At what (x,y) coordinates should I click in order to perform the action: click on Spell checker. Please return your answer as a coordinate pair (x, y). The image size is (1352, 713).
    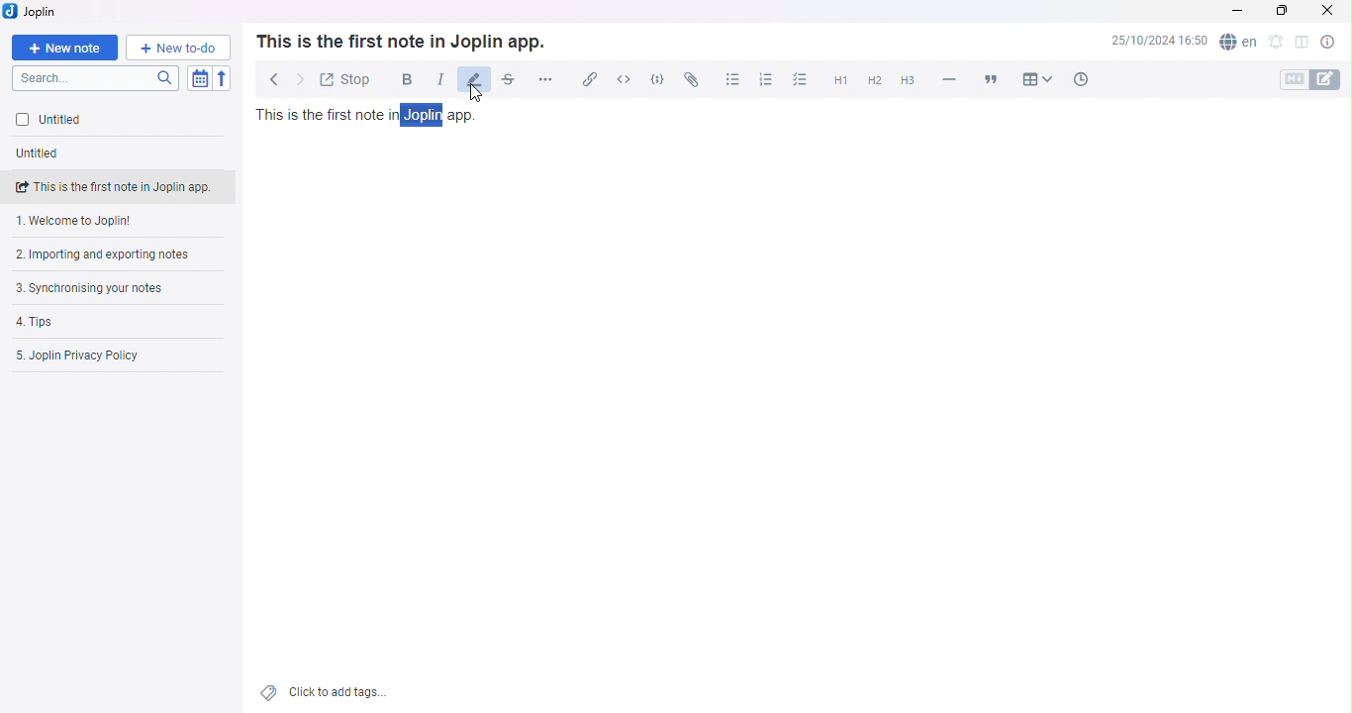
    Looking at the image, I should click on (1237, 45).